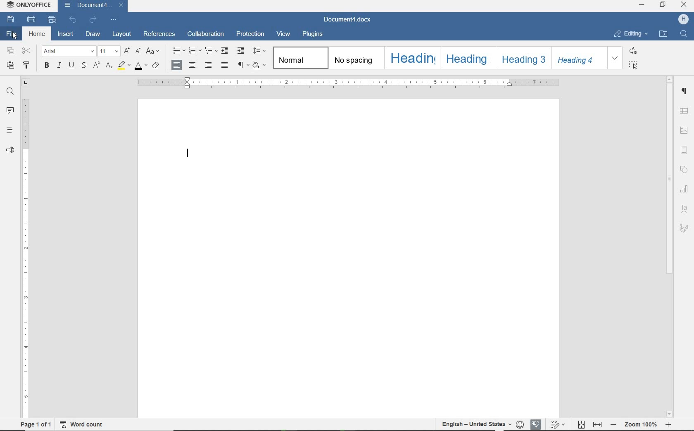 This screenshot has height=431, width=694. What do you see at coordinates (110, 66) in the screenshot?
I see `subscript` at bounding box center [110, 66].